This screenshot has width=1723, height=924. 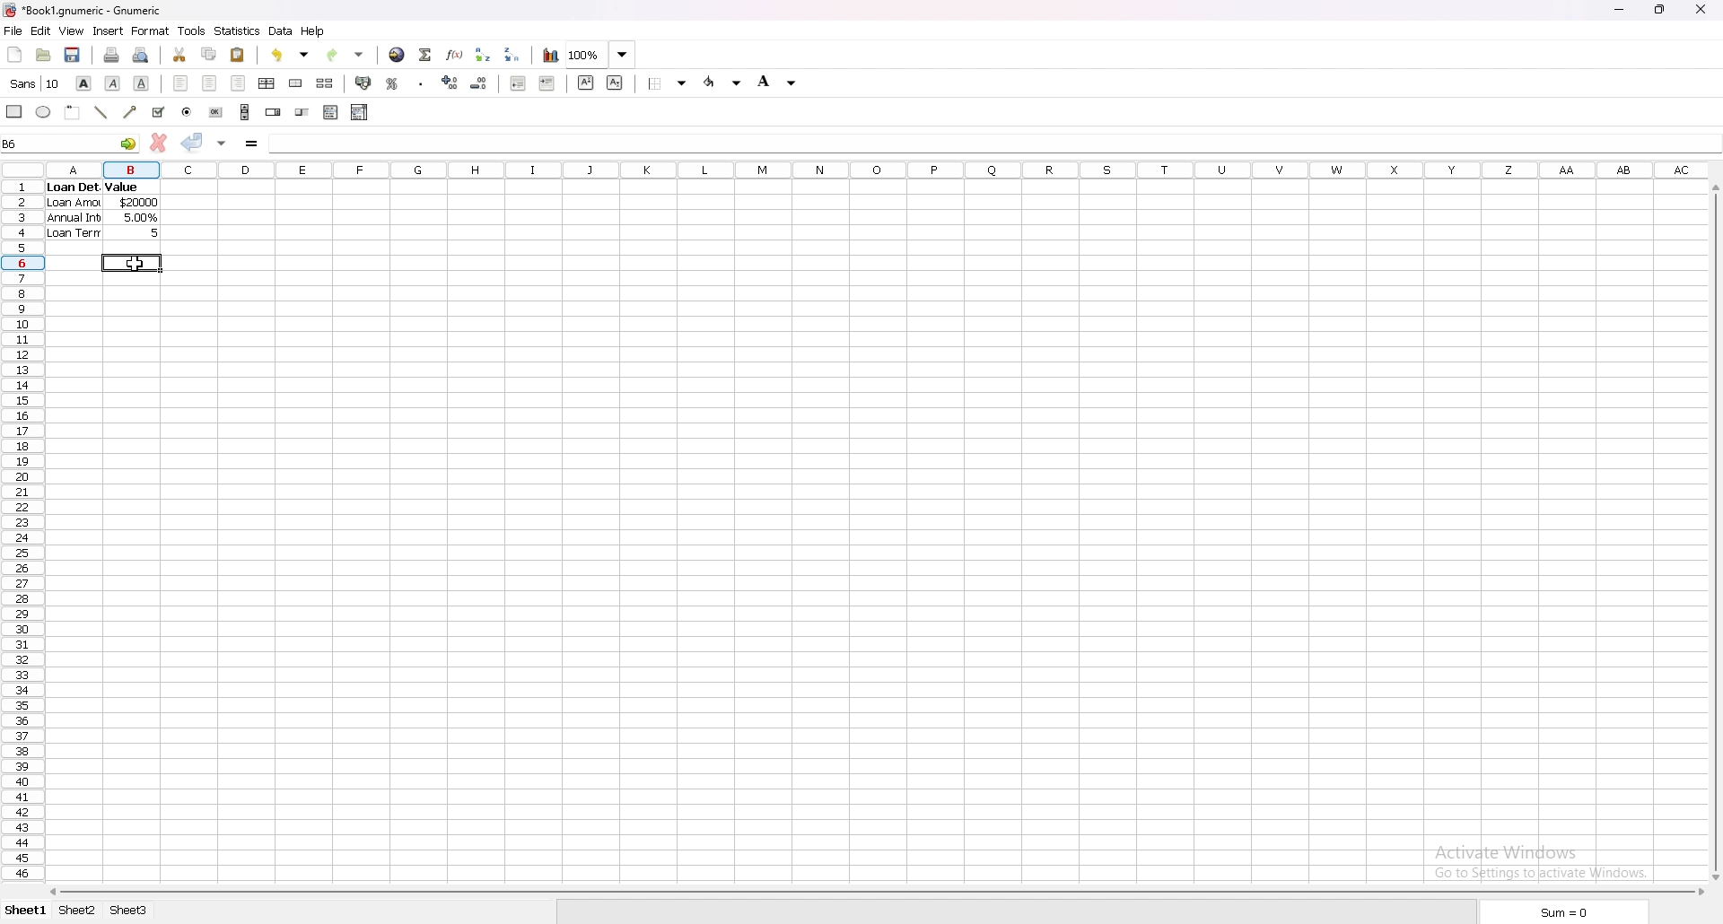 What do you see at coordinates (777, 81) in the screenshot?
I see `background` at bounding box center [777, 81].